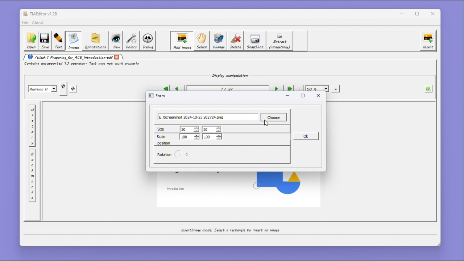 Image resolution: width=464 pixels, height=261 pixels. What do you see at coordinates (95, 41) in the screenshot?
I see `Annotations ` at bounding box center [95, 41].